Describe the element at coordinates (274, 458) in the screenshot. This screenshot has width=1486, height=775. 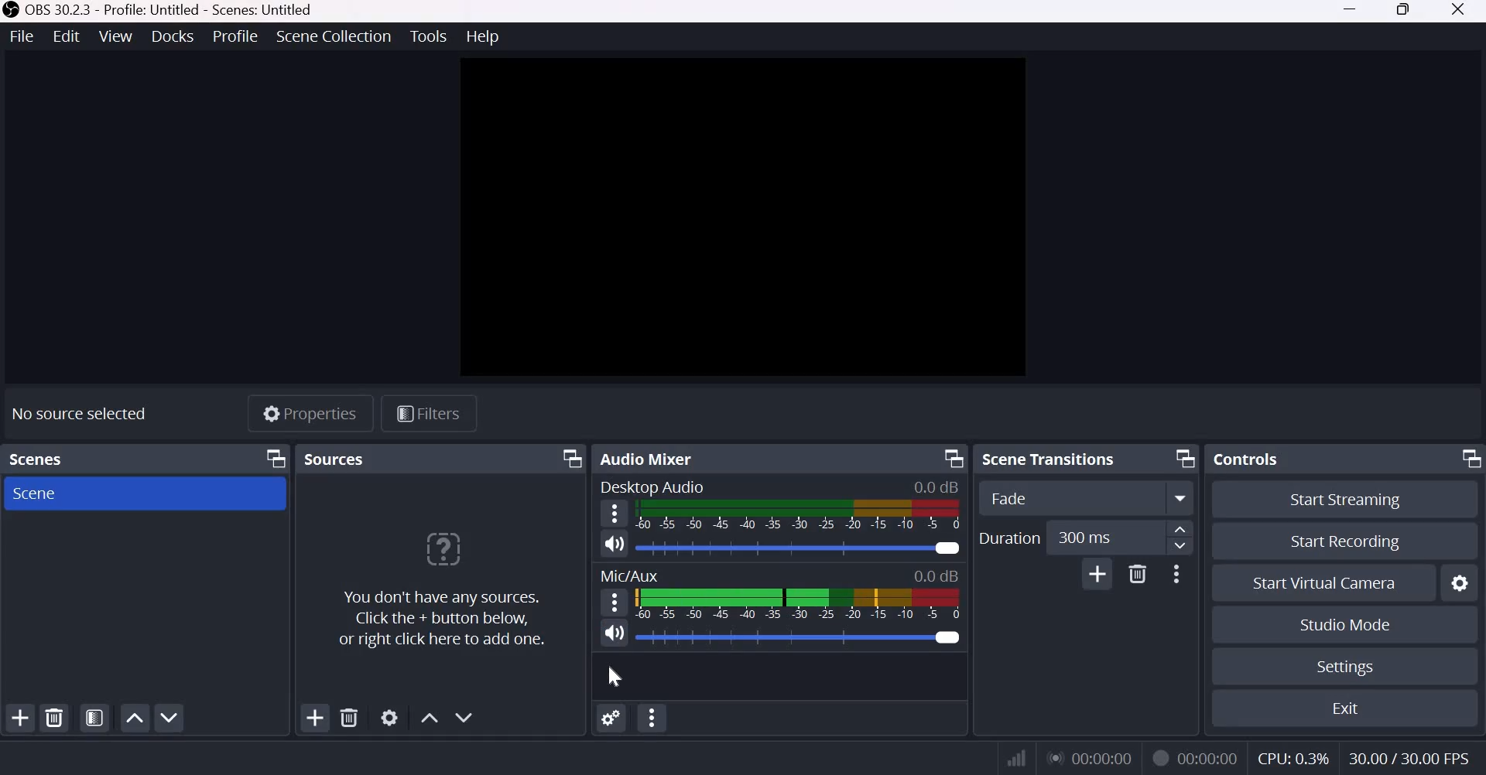
I see `Dock Options icon` at that location.